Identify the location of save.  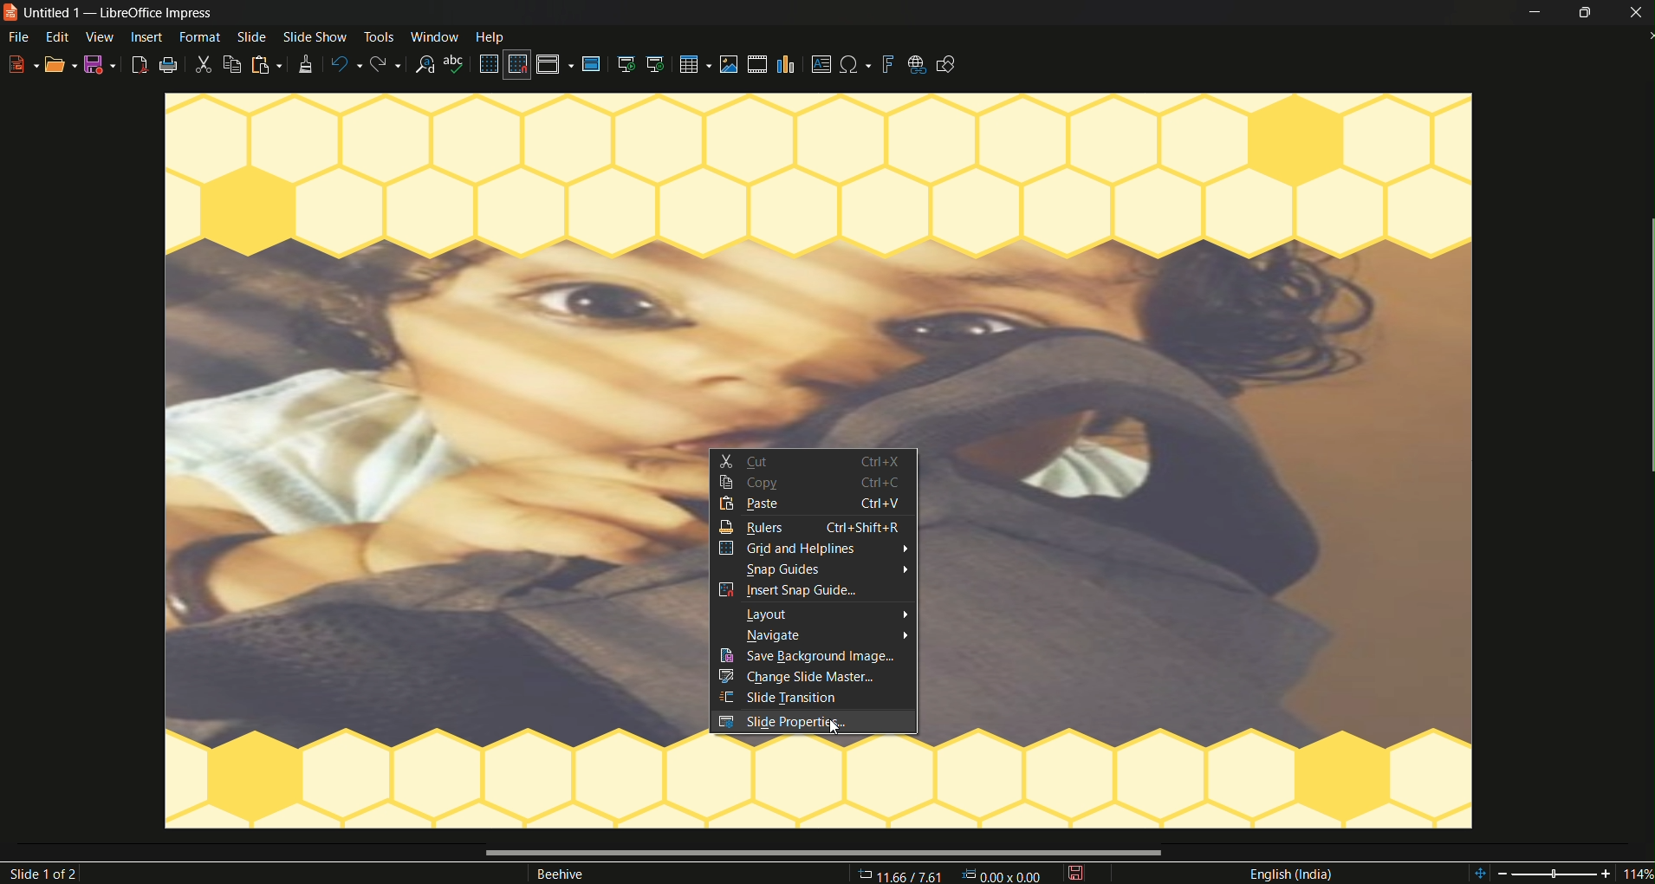
(1077, 874).